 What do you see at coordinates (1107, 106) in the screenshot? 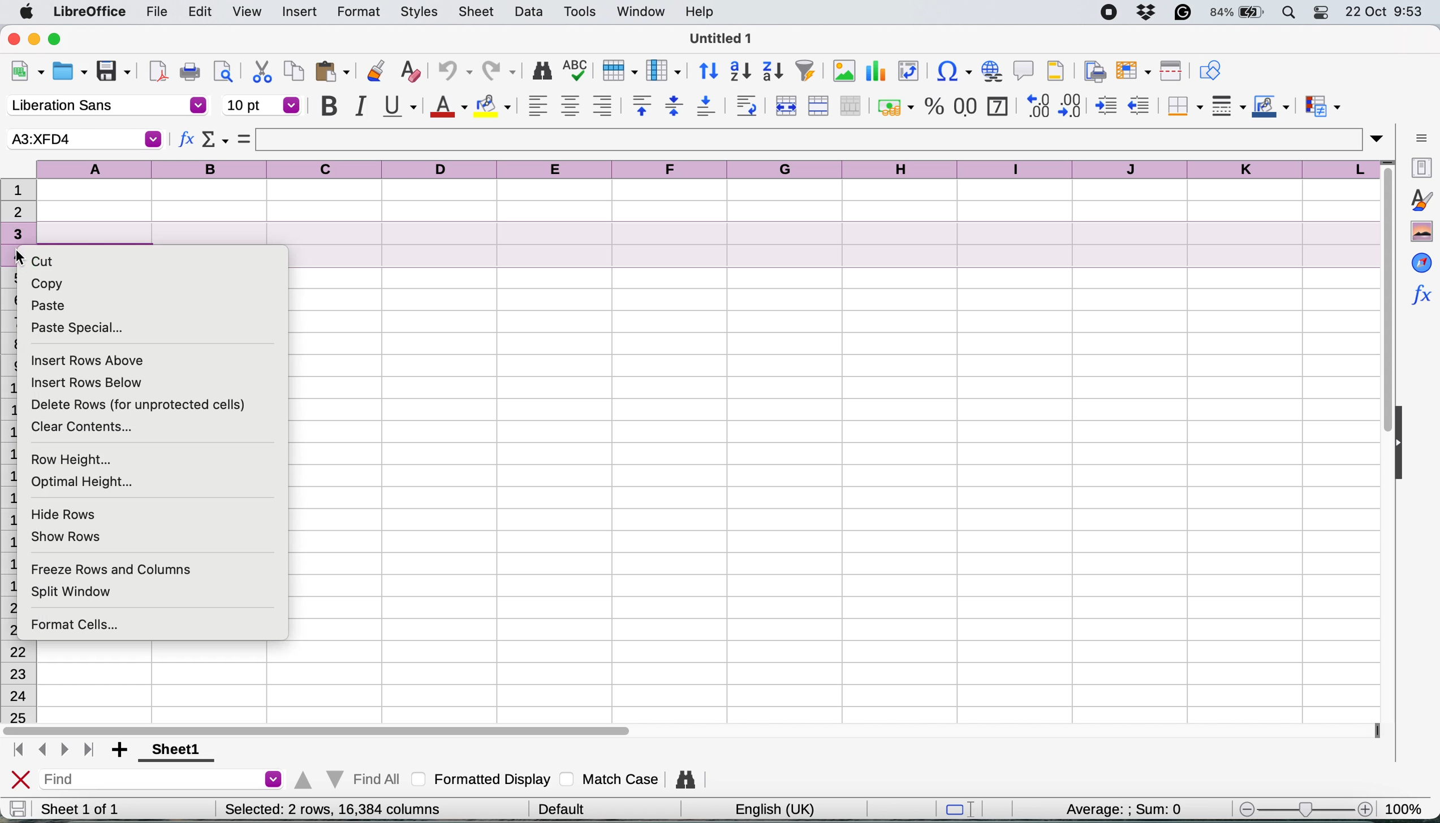
I see `increase indent` at bounding box center [1107, 106].